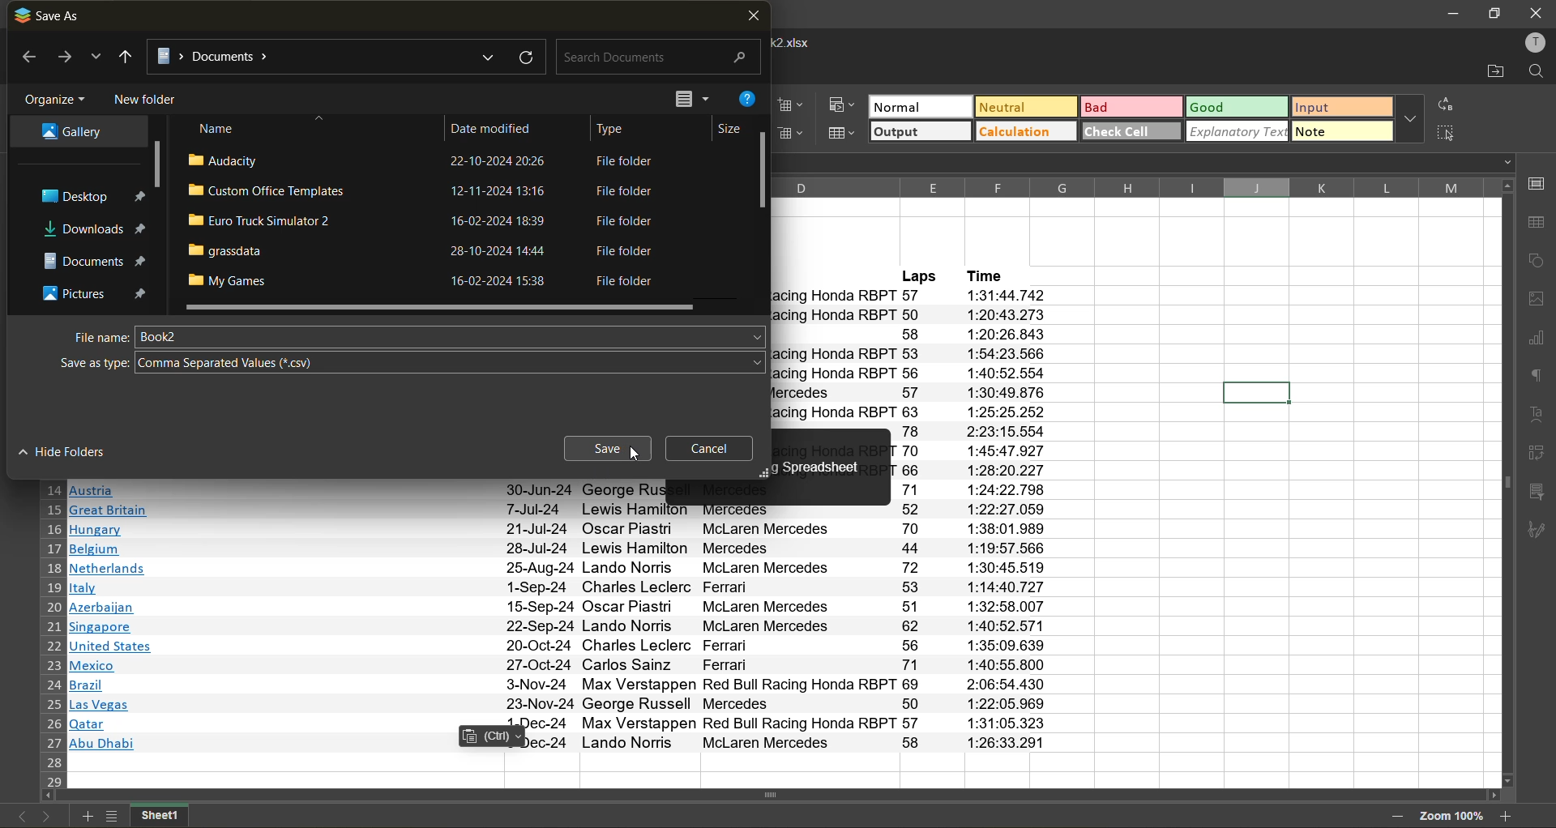  I want to click on new folder, so click(147, 98).